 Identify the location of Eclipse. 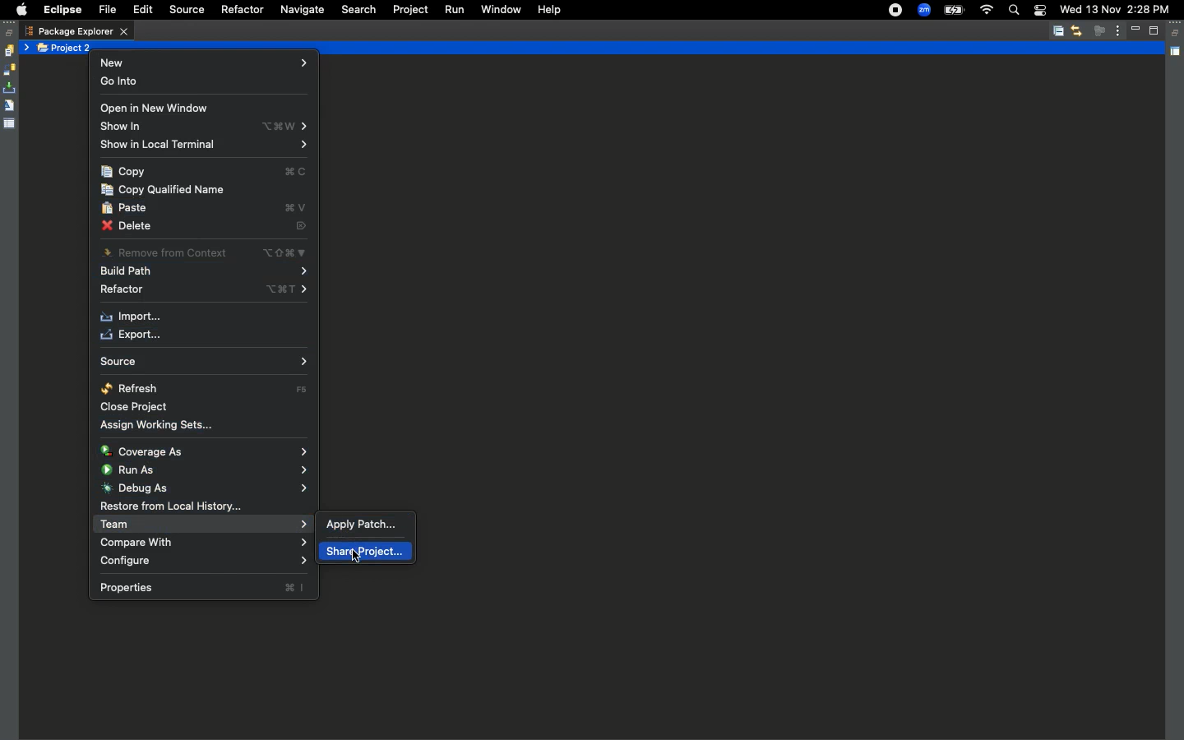
(62, 10).